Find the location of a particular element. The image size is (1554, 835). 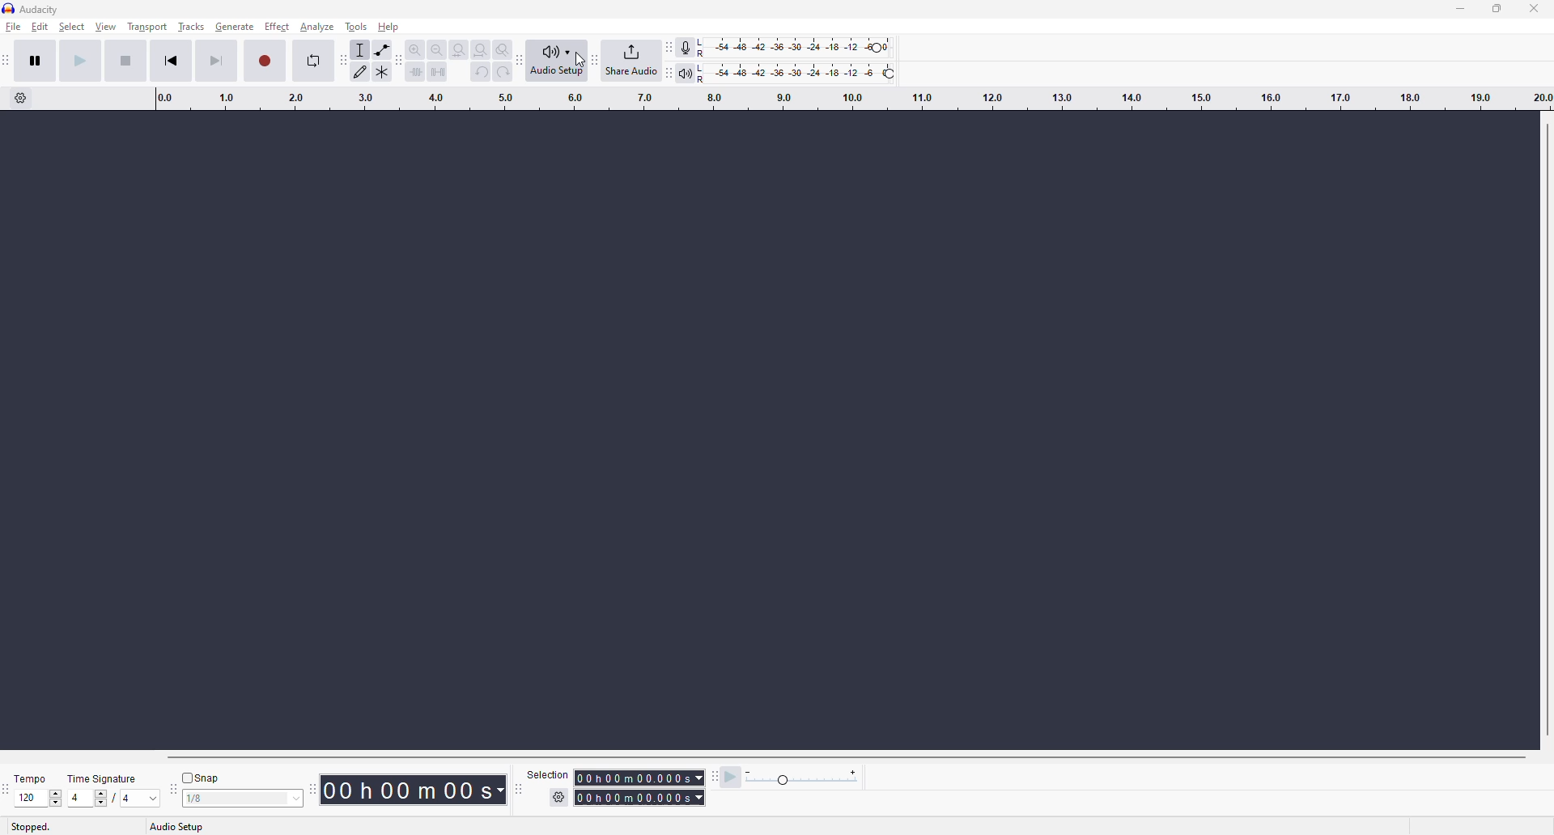

zoom toggle is located at coordinates (499, 49).